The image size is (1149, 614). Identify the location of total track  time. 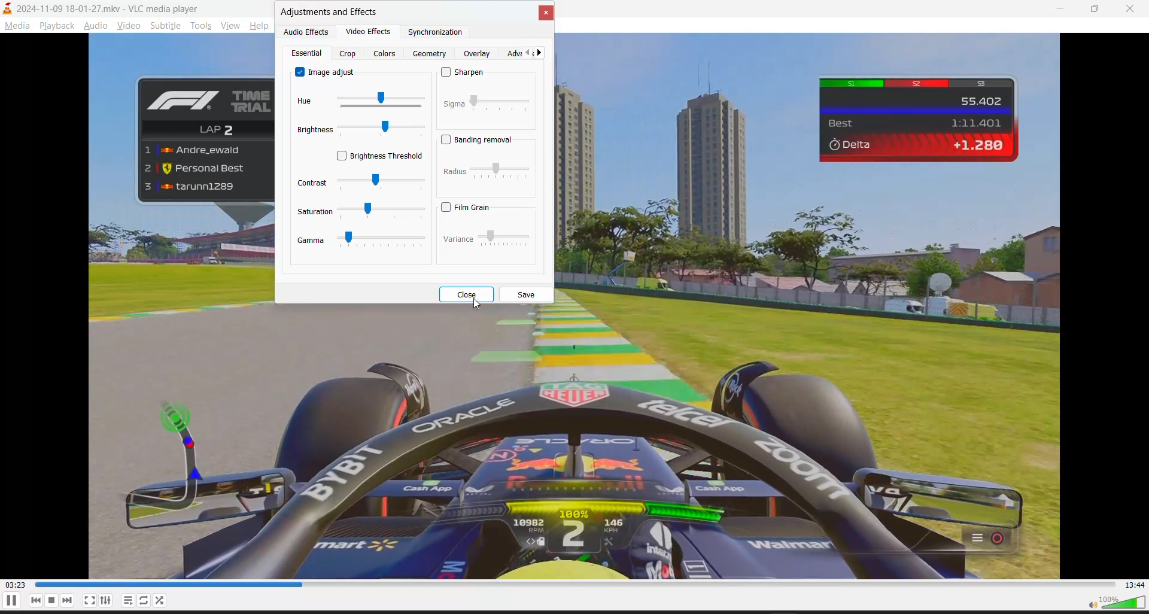
(1135, 585).